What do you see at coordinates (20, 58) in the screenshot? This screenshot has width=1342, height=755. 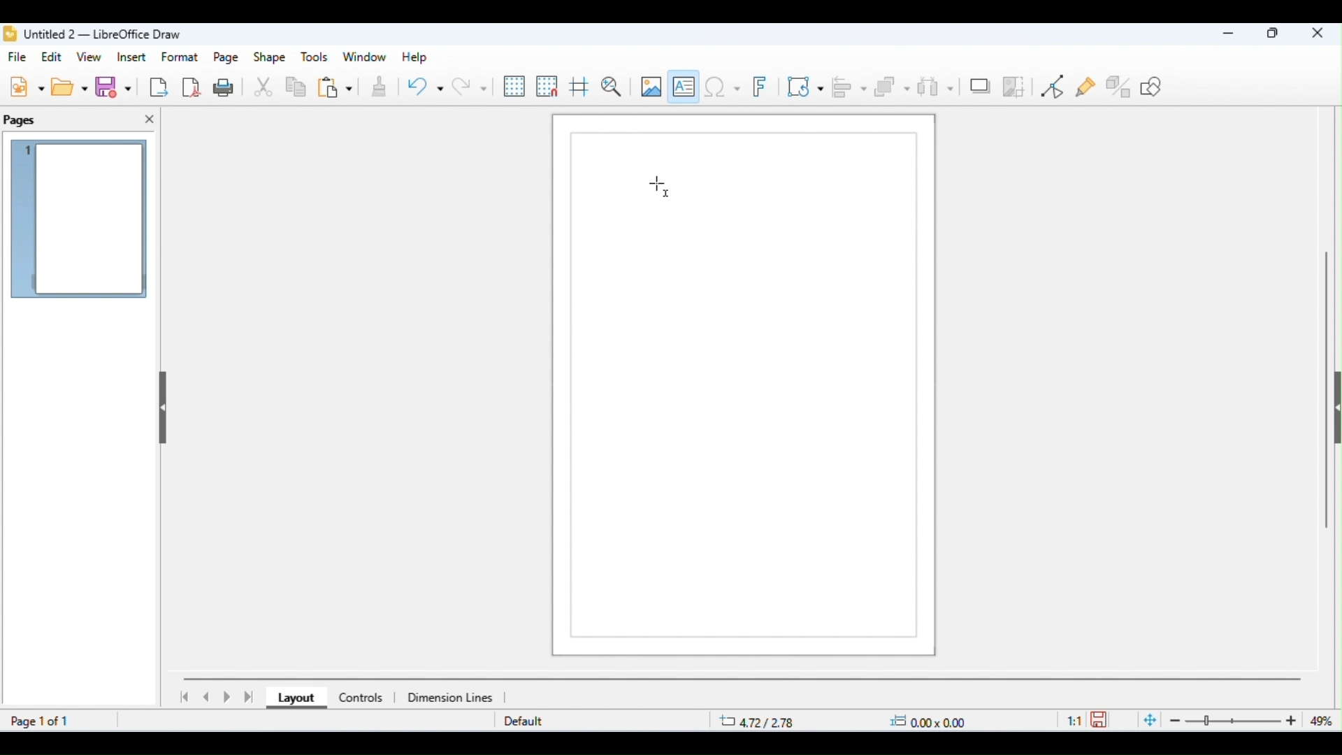 I see `file` at bounding box center [20, 58].